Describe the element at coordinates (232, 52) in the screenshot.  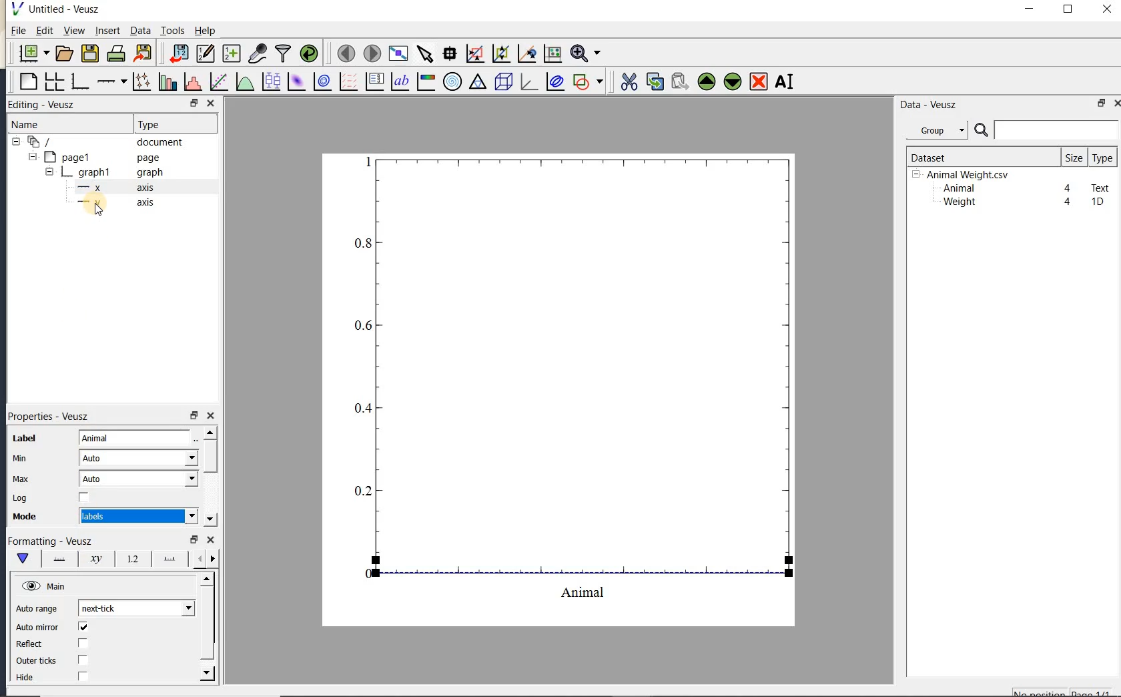
I see `create new datasets` at that location.